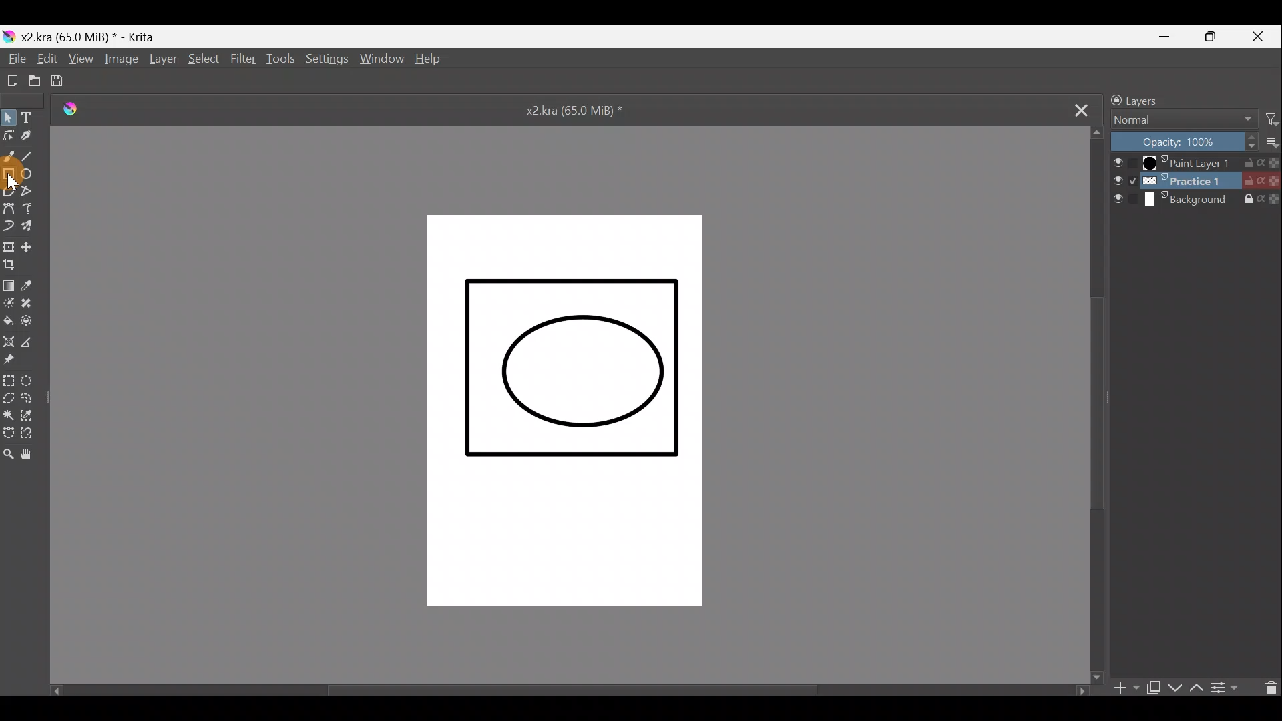 This screenshot has height=721, width=1282. Describe the element at coordinates (35, 210) in the screenshot. I see `Magnetic curve tool` at that location.